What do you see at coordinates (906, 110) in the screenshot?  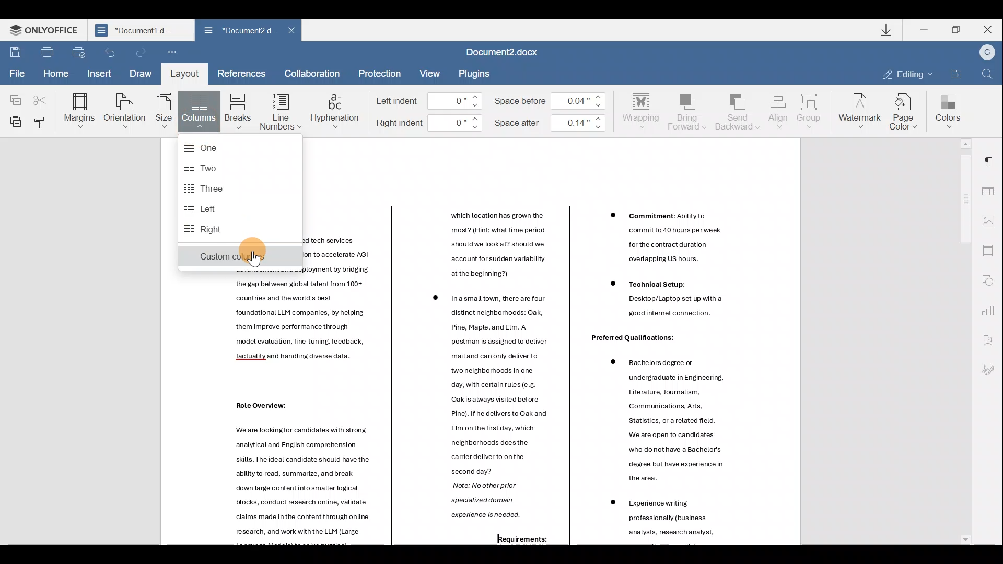 I see `Page color` at bounding box center [906, 110].